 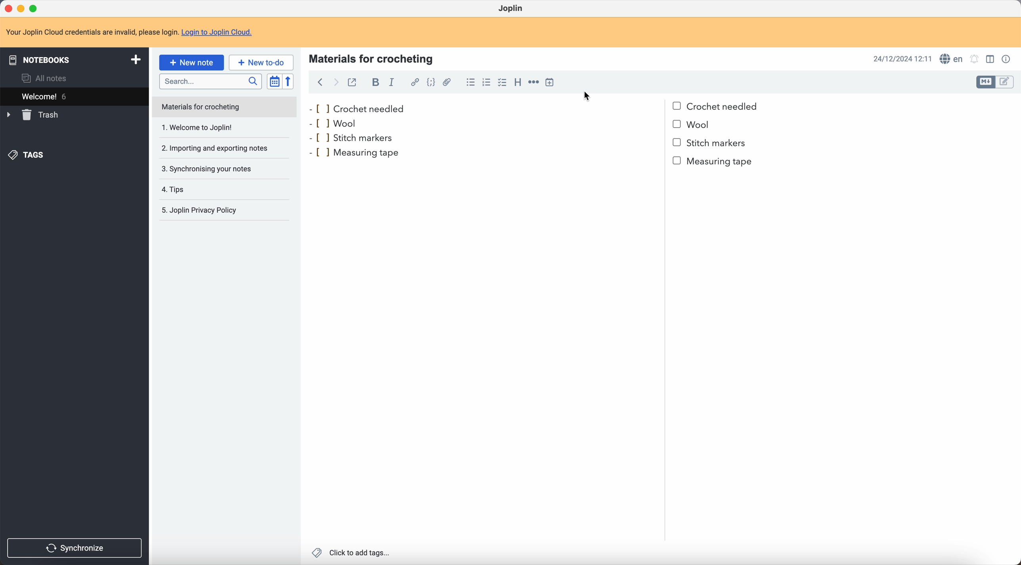 What do you see at coordinates (432, 83) in the screenshot?
I see `code` at bounding box center [432, 83].